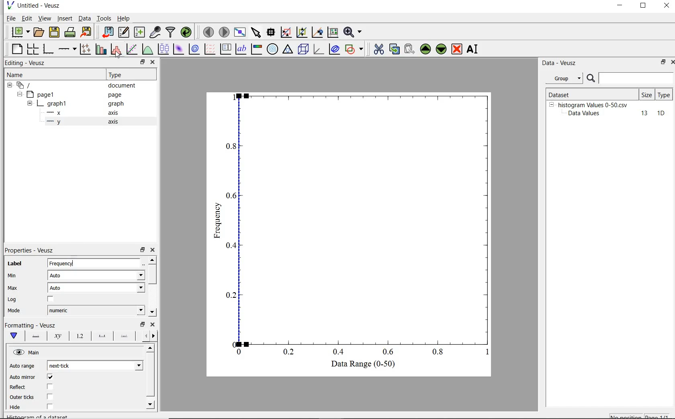 This screenshot has width=675, height=419. I want to click on hide, so click(551, 104).